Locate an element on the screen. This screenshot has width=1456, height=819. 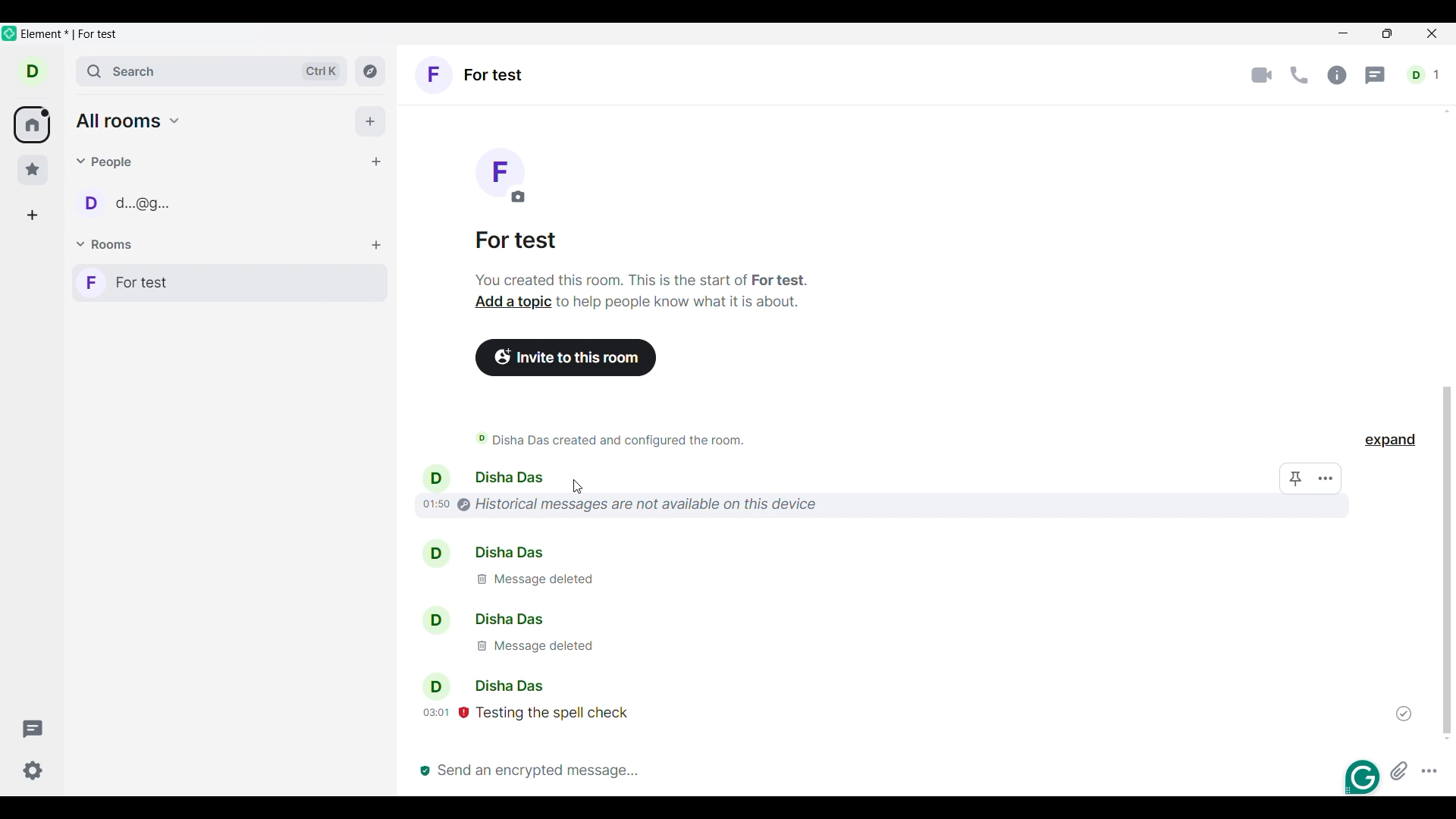
vertical scroll bar is located at coordinates (1443, 559).